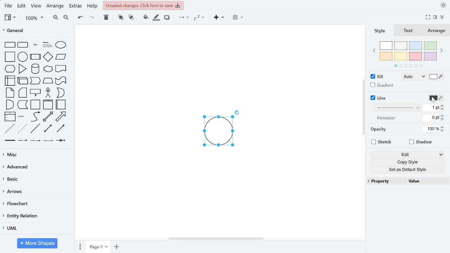 This screenshot has width=450, height=253. What do you see at coordinates (61, 57) in the screenshot?
I see `parallelogram` at bounding box center [61, 57].